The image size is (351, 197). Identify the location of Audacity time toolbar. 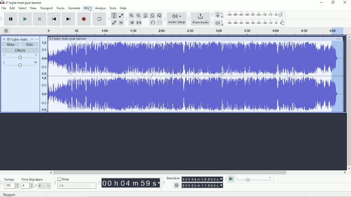
(99, 183).